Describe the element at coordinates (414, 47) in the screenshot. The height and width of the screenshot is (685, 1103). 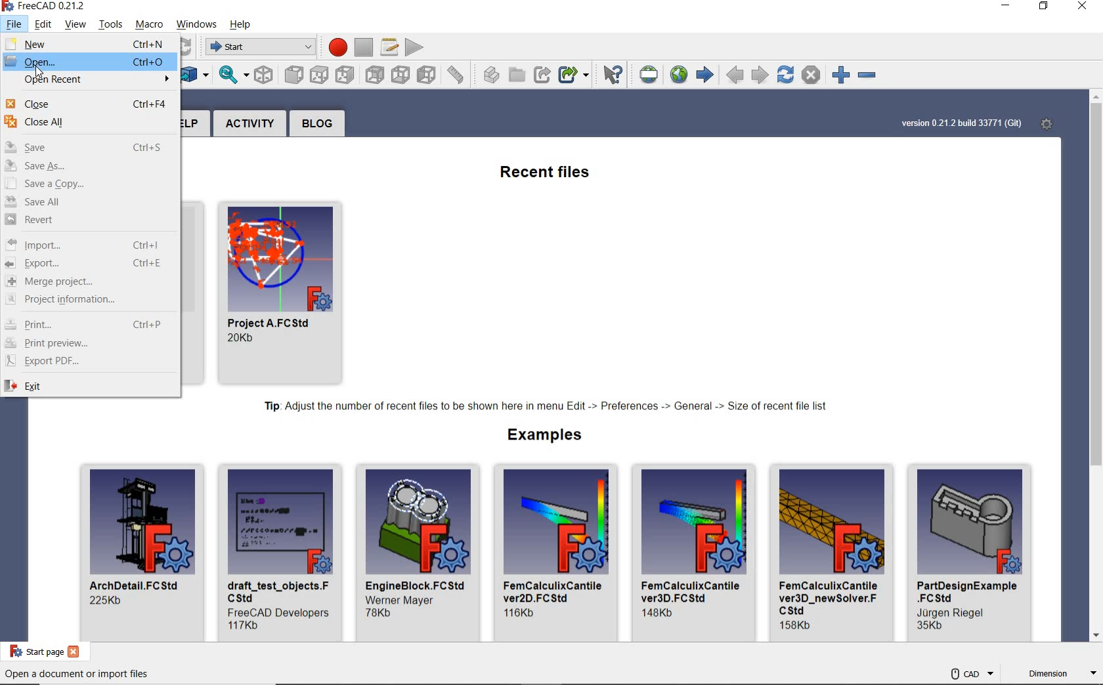
I see `EXECUTE MACRO` at that location.